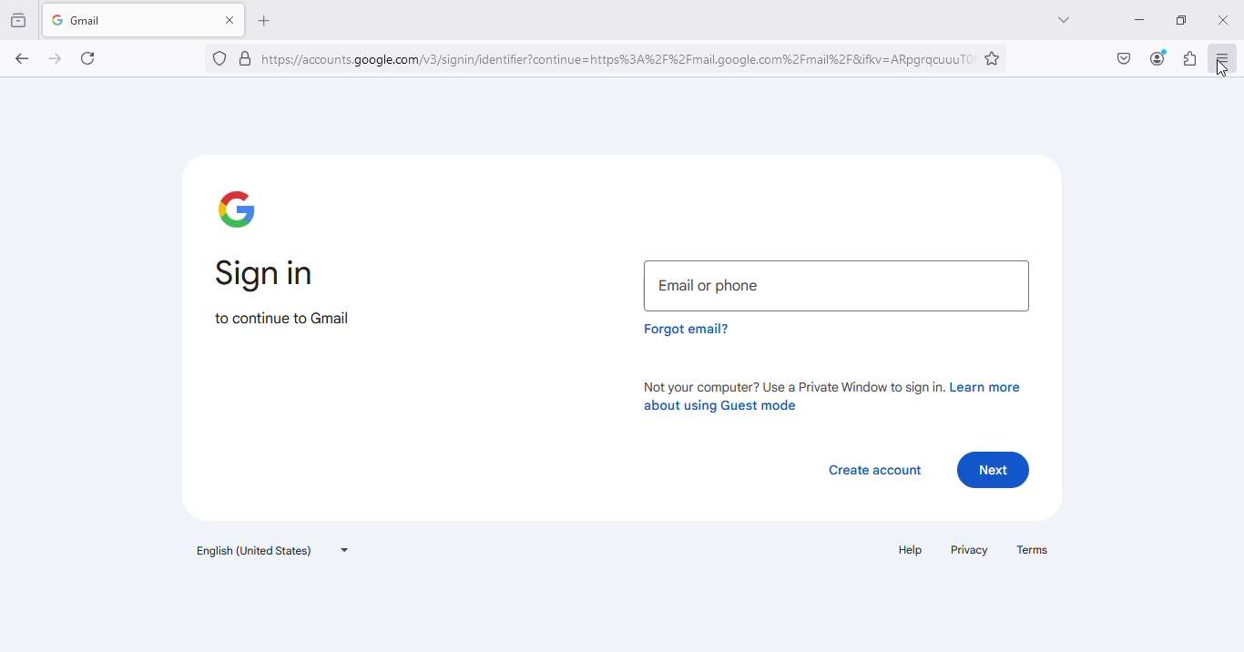 The width and height of the screenshot is (1244, 652). Describe the element at coordinates (281, 291) in the screenshot. I see `sign in to continue to Gmail` at that location.